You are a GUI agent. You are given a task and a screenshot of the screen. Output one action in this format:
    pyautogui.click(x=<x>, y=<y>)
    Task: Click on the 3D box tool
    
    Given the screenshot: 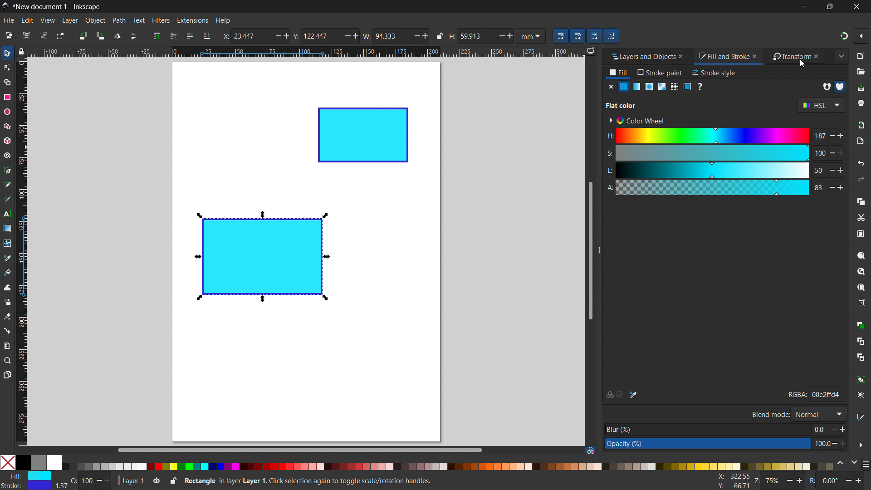 What is the action you would take?
    pyautogui.click(x=6, y=140)
    